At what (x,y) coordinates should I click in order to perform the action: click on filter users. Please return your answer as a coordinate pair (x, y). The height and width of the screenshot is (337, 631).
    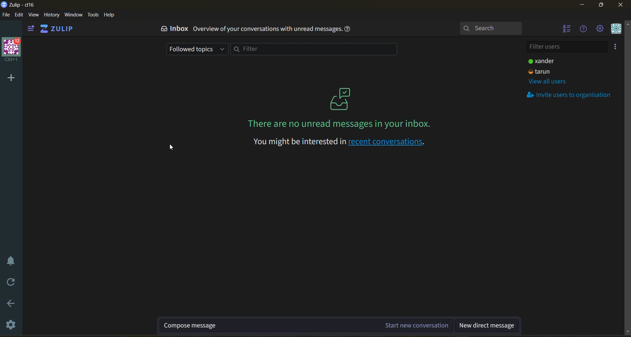
    Looking at the image, I should click on (570, 46).